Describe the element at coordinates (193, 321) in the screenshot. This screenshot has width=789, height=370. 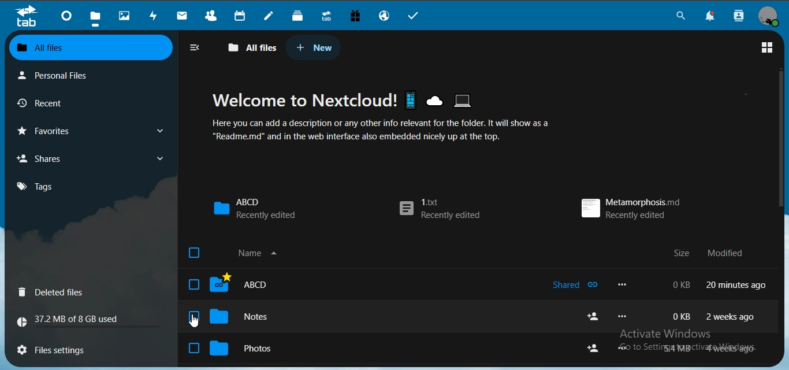
I see `cursor` at that location.